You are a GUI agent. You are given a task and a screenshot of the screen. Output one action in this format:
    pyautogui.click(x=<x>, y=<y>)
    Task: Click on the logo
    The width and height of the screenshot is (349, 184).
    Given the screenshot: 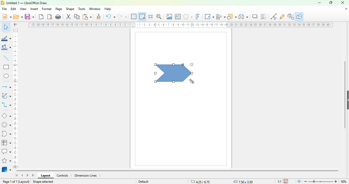 What is the action you would take?
    pyautogui.click(x=3, y=3)
    